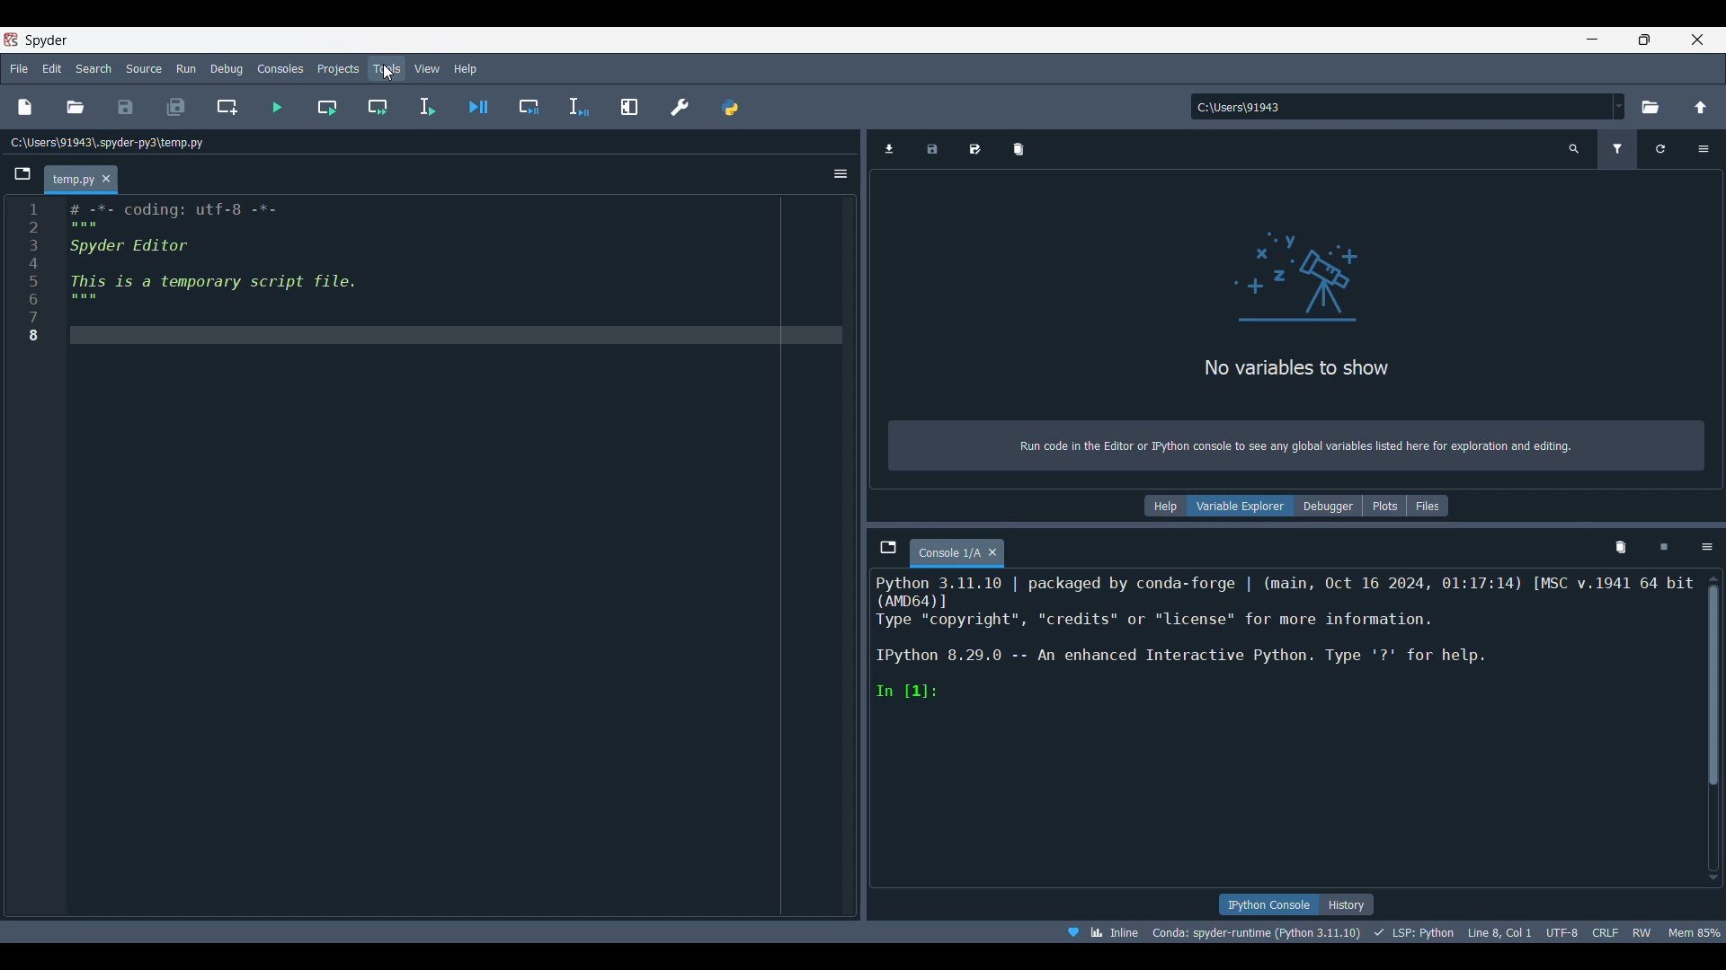 This screenshot has height=970, width=1726. I want to click on Software name, so click(47, 40).